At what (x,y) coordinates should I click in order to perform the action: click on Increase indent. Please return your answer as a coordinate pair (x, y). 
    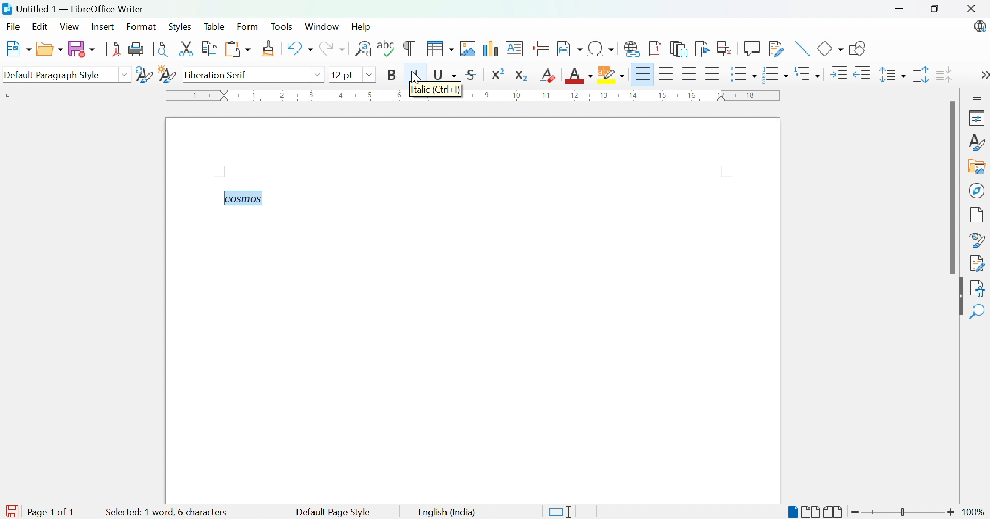
    Looking at the image, I should click on (838, 75).